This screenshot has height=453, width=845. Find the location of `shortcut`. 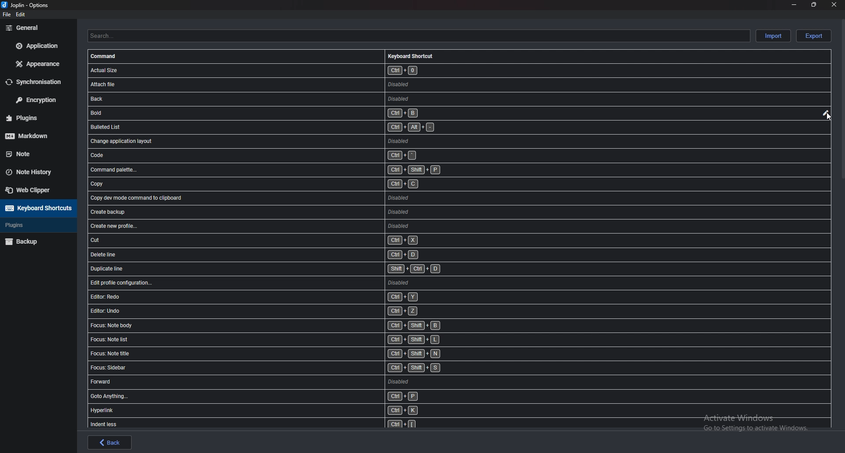

shortcut is located at coordinates (302, 255).